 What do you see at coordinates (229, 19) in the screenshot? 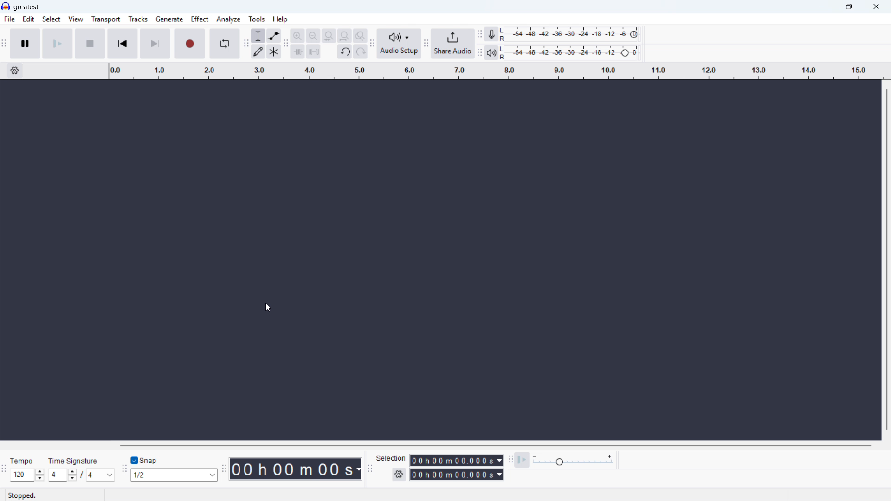
I see `Analyse ` at bounding box center [229, 19].